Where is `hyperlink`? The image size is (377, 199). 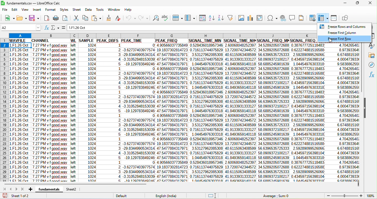
hyperlink is located at coordinates (283, 18).